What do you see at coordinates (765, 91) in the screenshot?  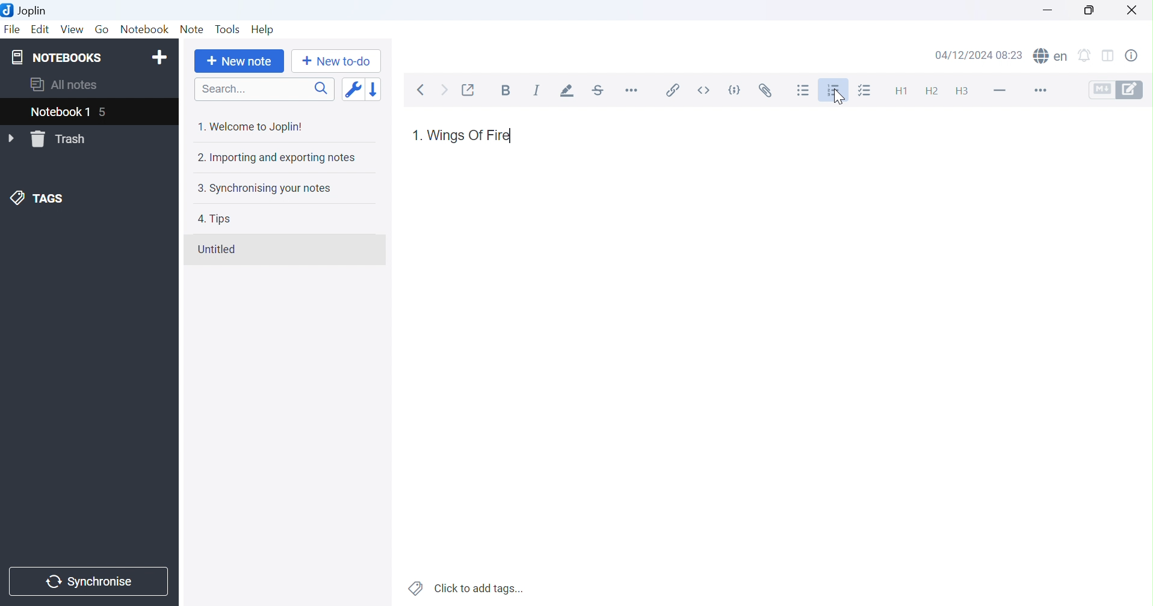 I see `Attach file` at bounding box center [765, 91].